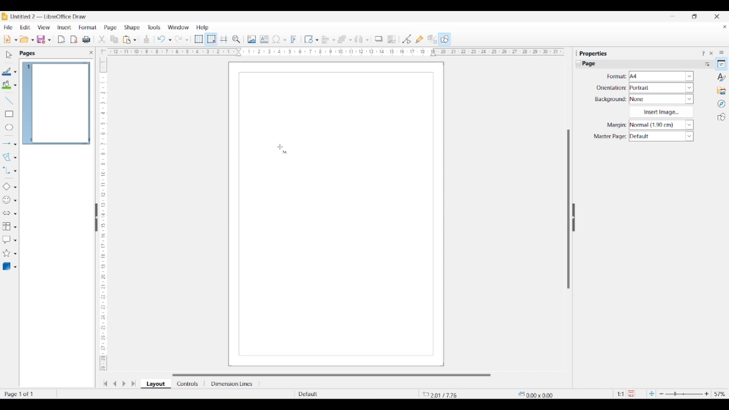  What do you see at coordinates (661, 125) in the screenshot?
I see `Margin options` at bounding box center [661, 125].